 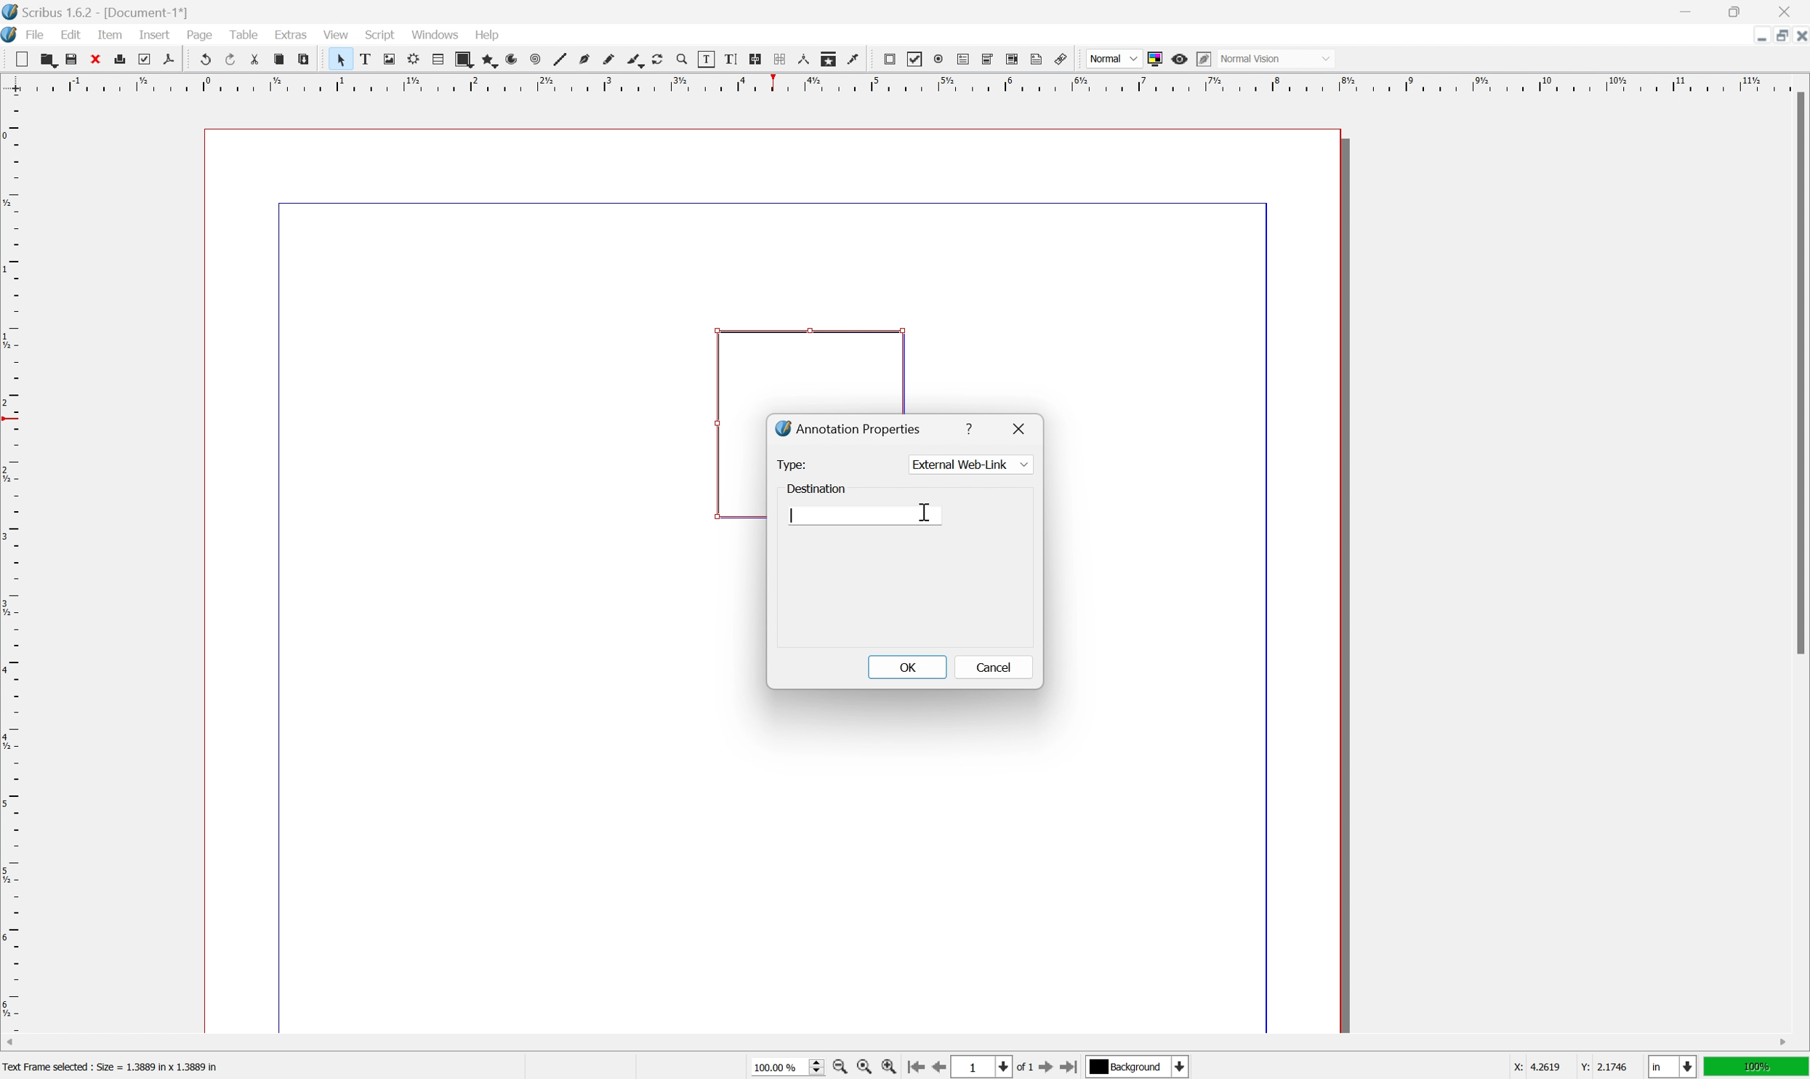 What do you see at coordinates (156, 35) in the screenshot?
I see `insert` at bounding box center [156, 35].